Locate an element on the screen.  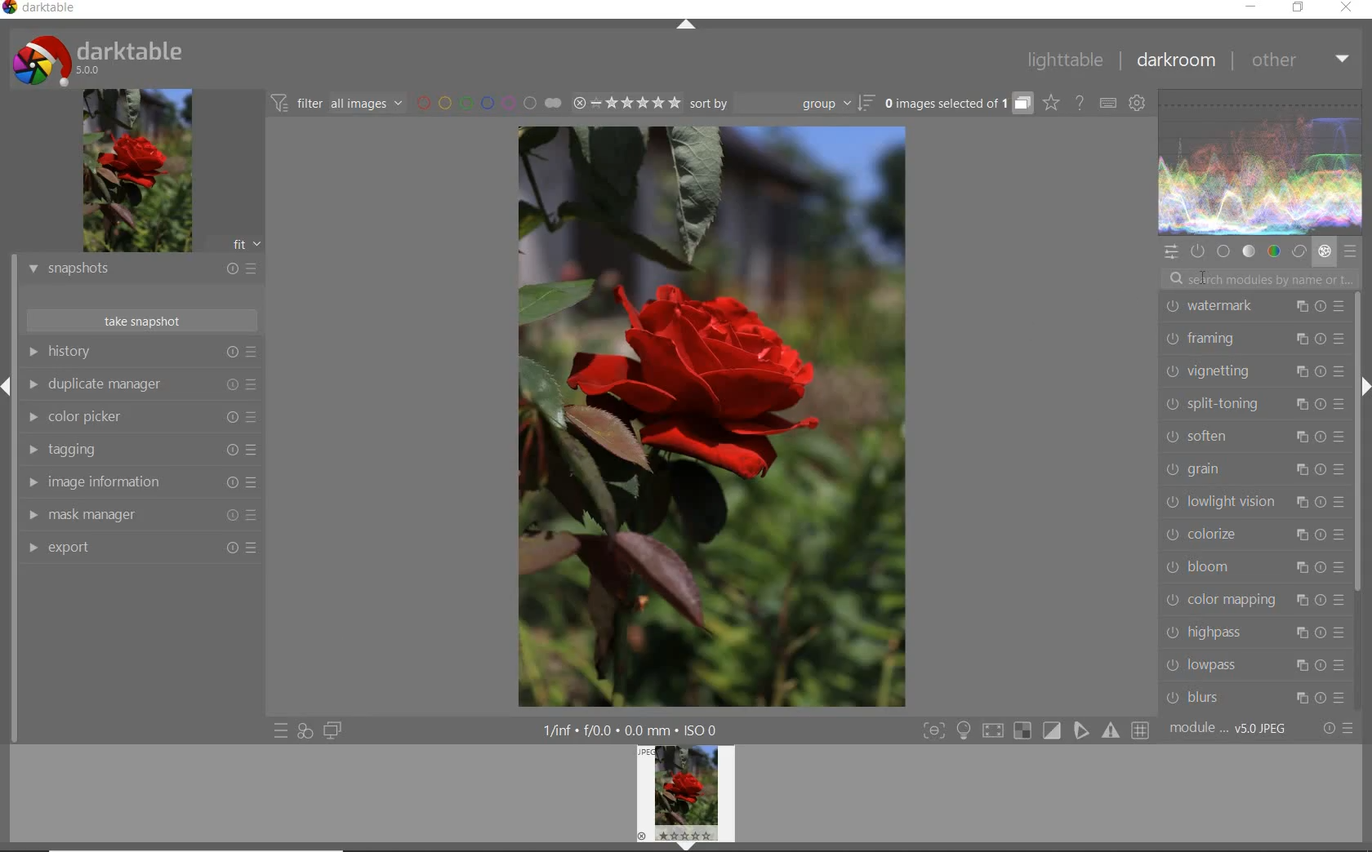
set keyboard shortcuts is located at coordinates (1107, 103).